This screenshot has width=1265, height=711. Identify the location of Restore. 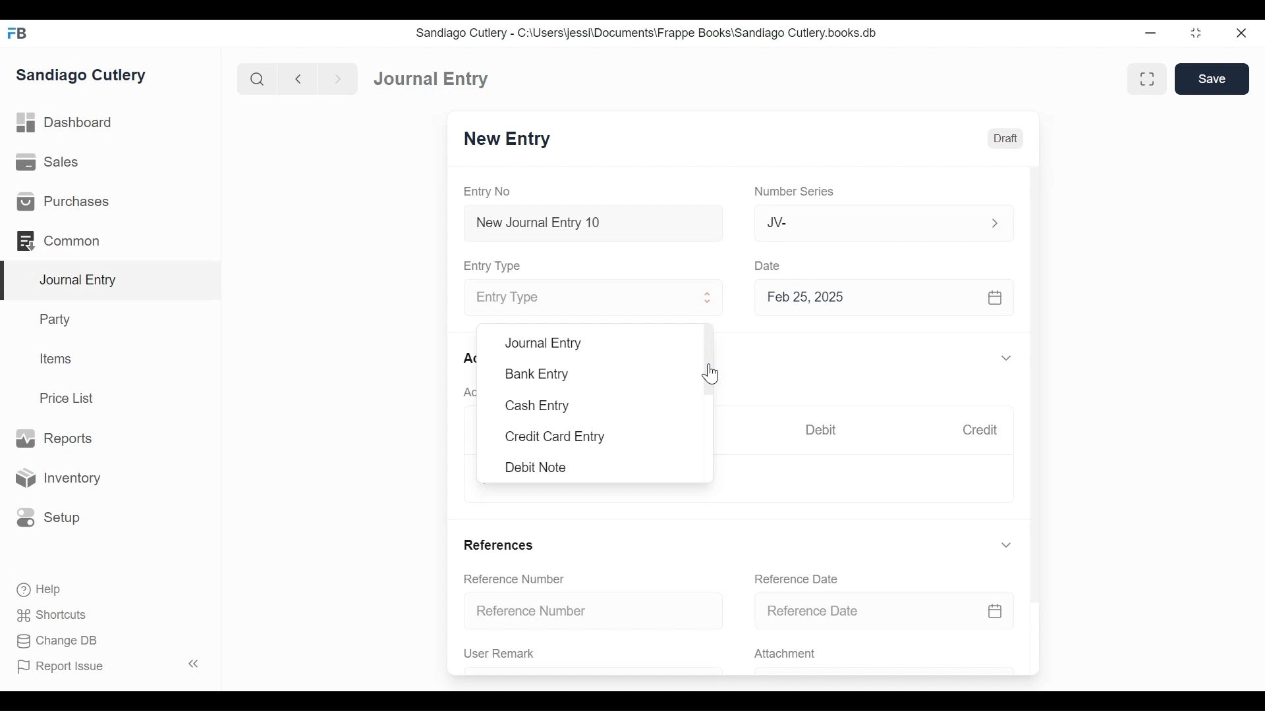
(1196, 34).